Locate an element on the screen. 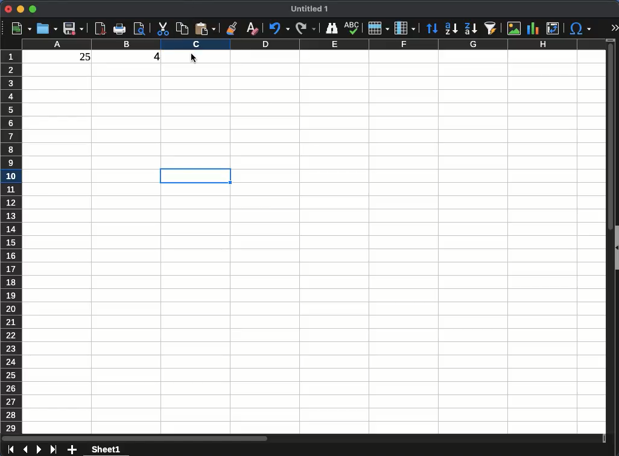 Image resolution: width=619 pixels, height=456 pixels. cut is located at coordinates (162, 30).